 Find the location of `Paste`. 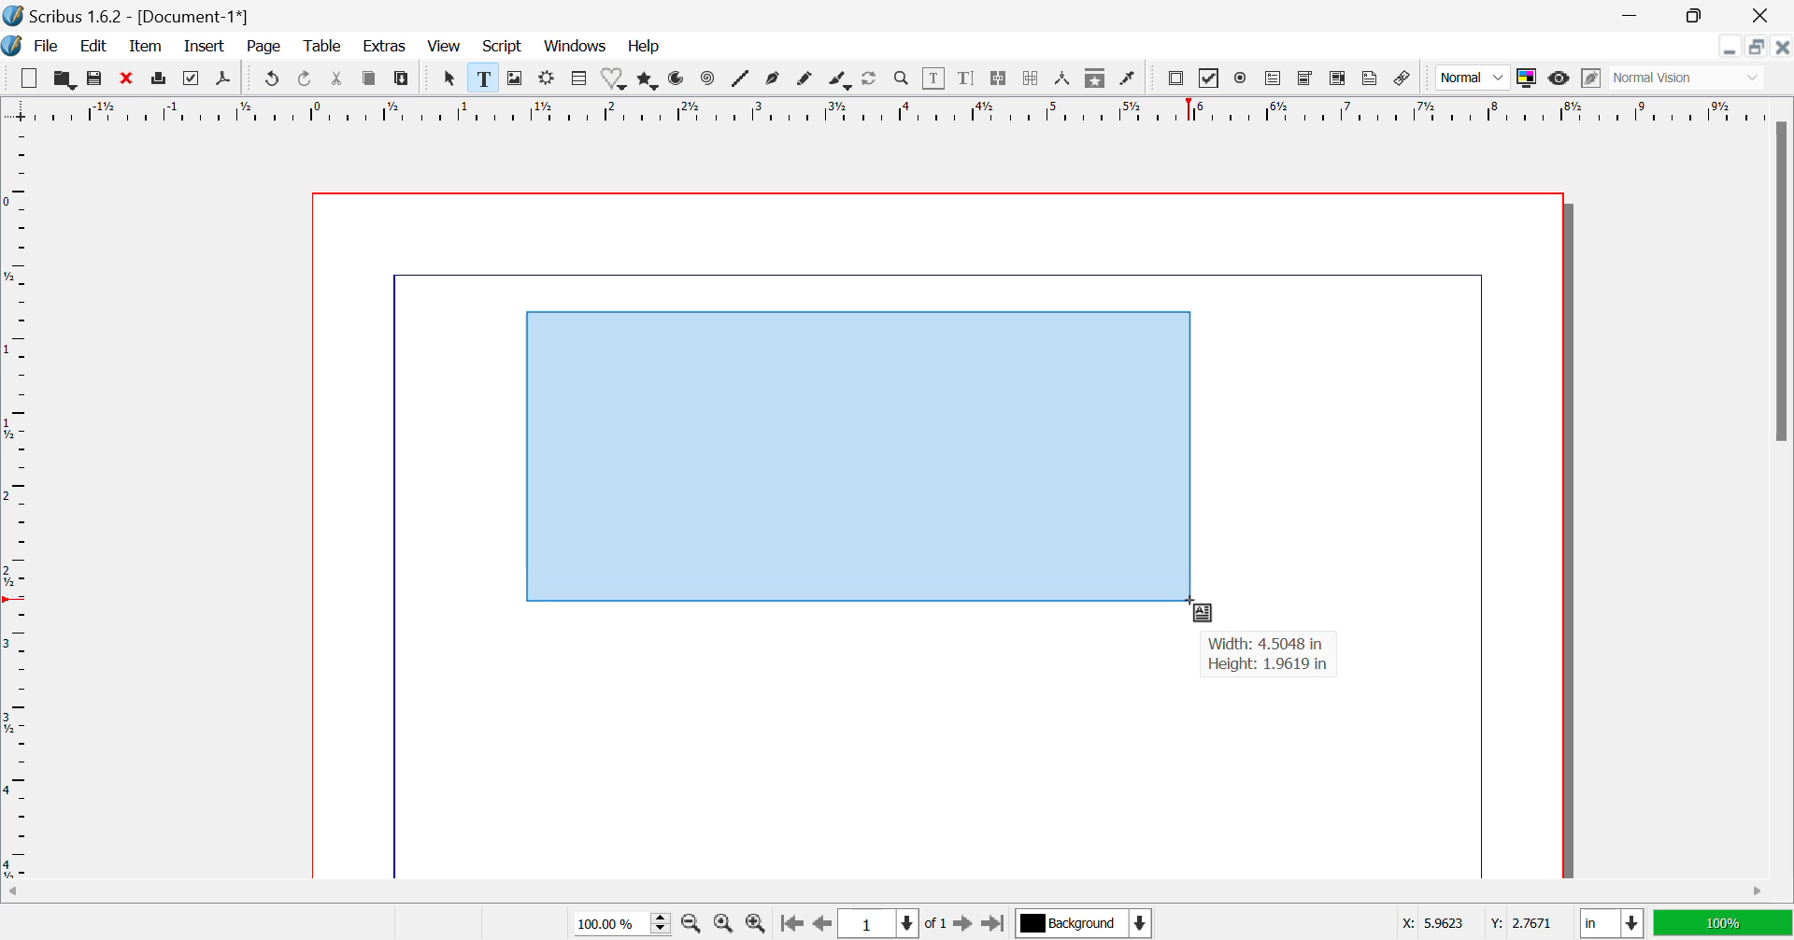

Paste is located at coordinates (403, 80).